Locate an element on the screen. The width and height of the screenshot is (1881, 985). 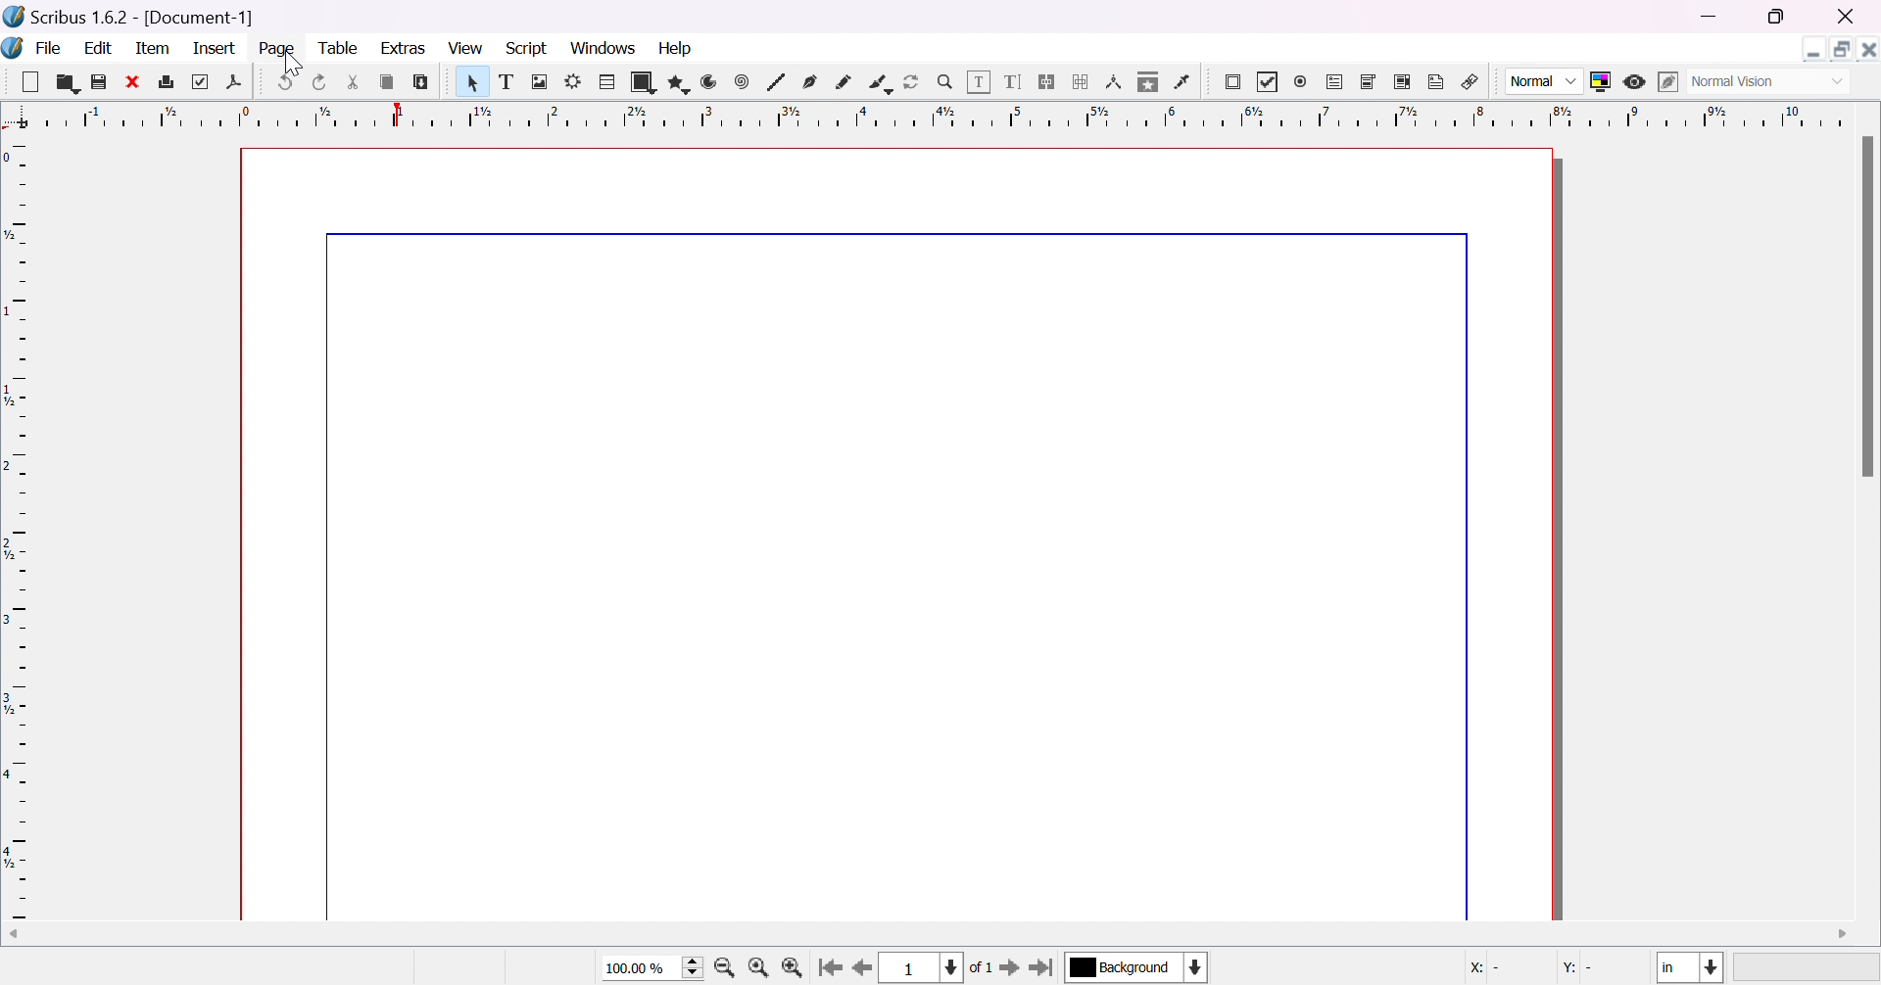
PDF push button is located at coordinates (1232, 85).